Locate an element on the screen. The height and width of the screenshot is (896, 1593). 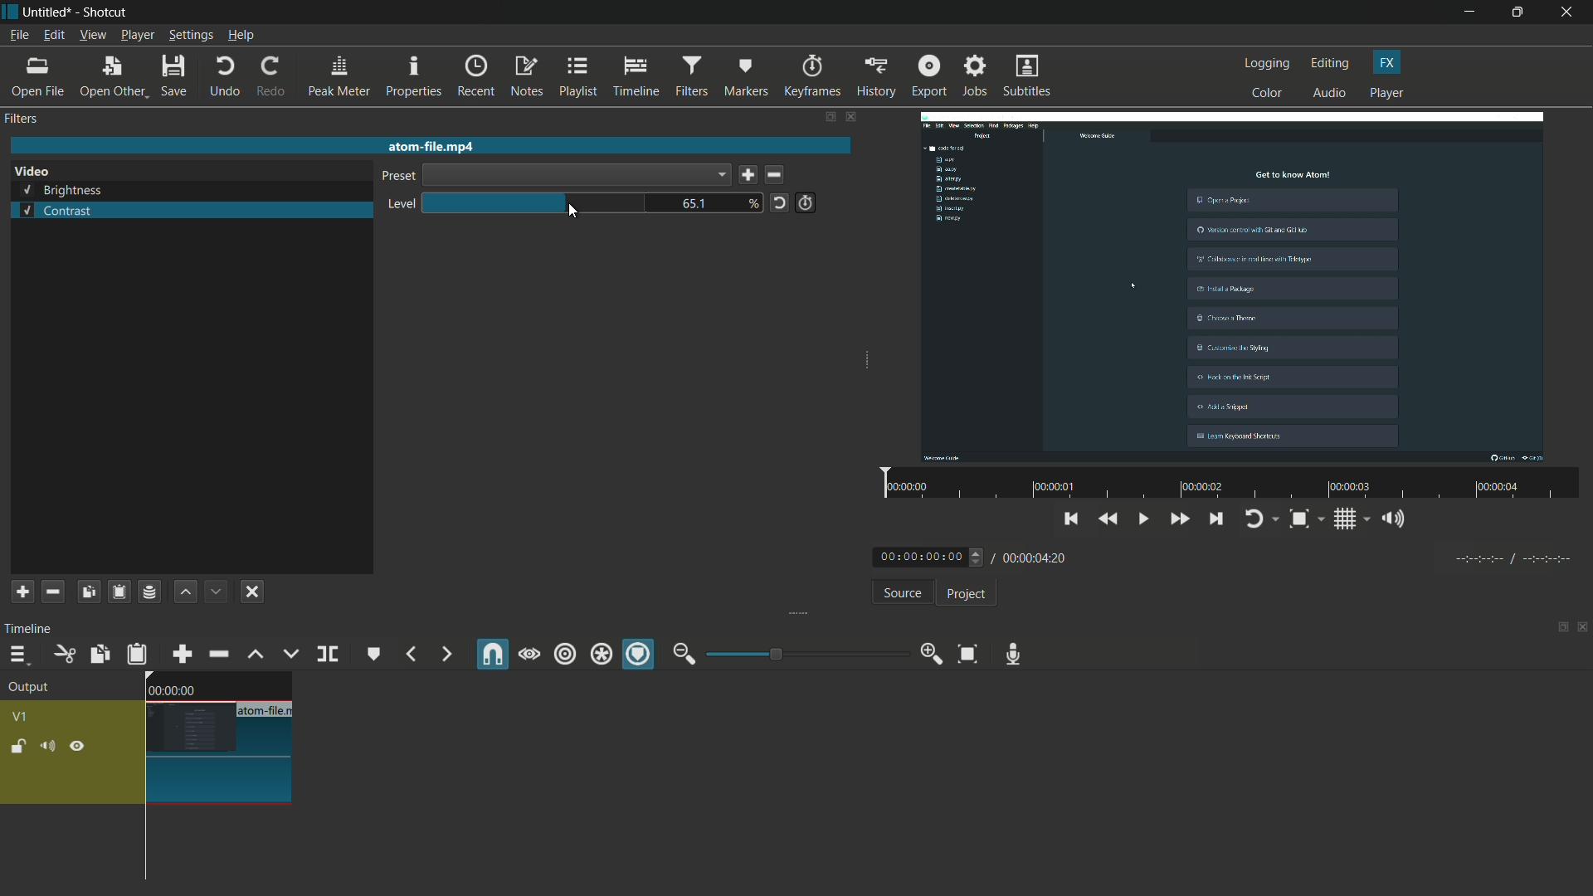
zoom out is located at coordinates (684, 654).